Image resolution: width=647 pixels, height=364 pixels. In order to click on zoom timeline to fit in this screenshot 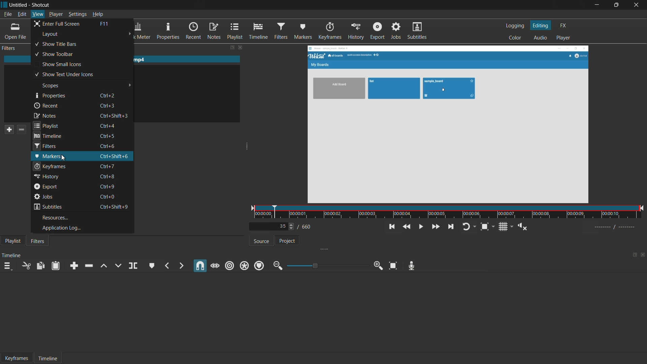, I will do `click(393, 266)`.